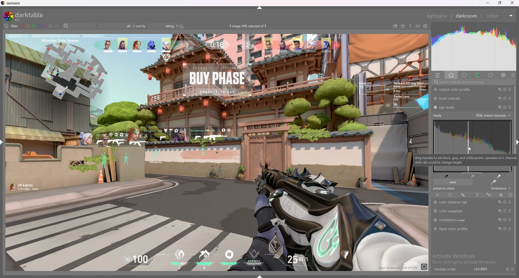 Image resolution: width=519 pixels, height=278 pixels. Describe the element at coordinates (445, 189) in the screenshot. I see `preserve colors` at that location.